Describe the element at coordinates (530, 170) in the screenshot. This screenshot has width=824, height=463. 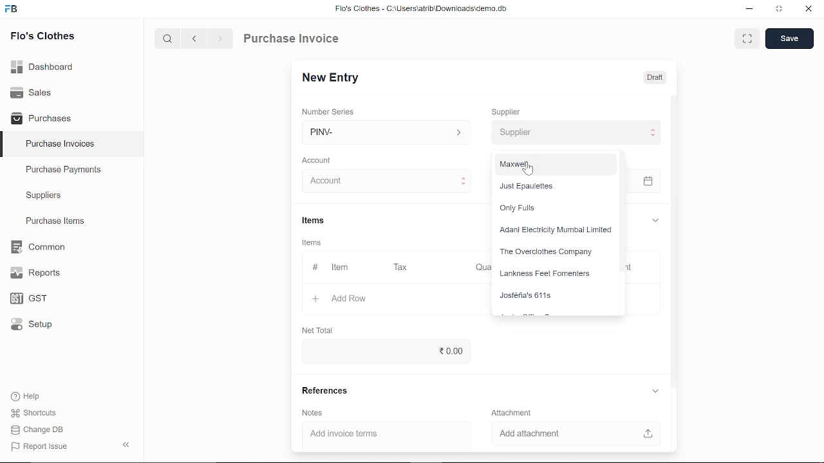
I see `cursor` at that location.